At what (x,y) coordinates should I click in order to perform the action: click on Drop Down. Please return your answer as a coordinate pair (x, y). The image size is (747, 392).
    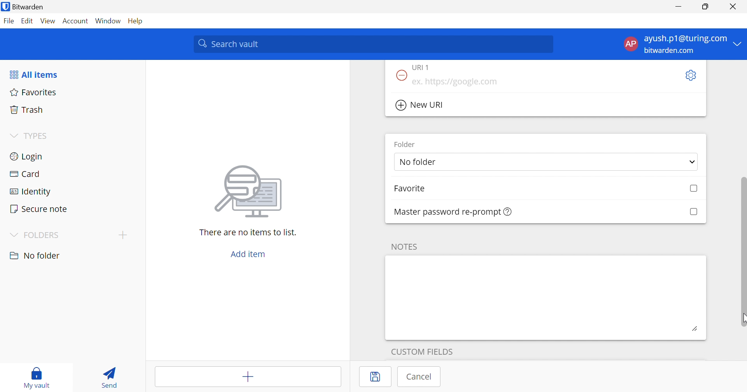
    Looking at the image, I should click on (693, 163).